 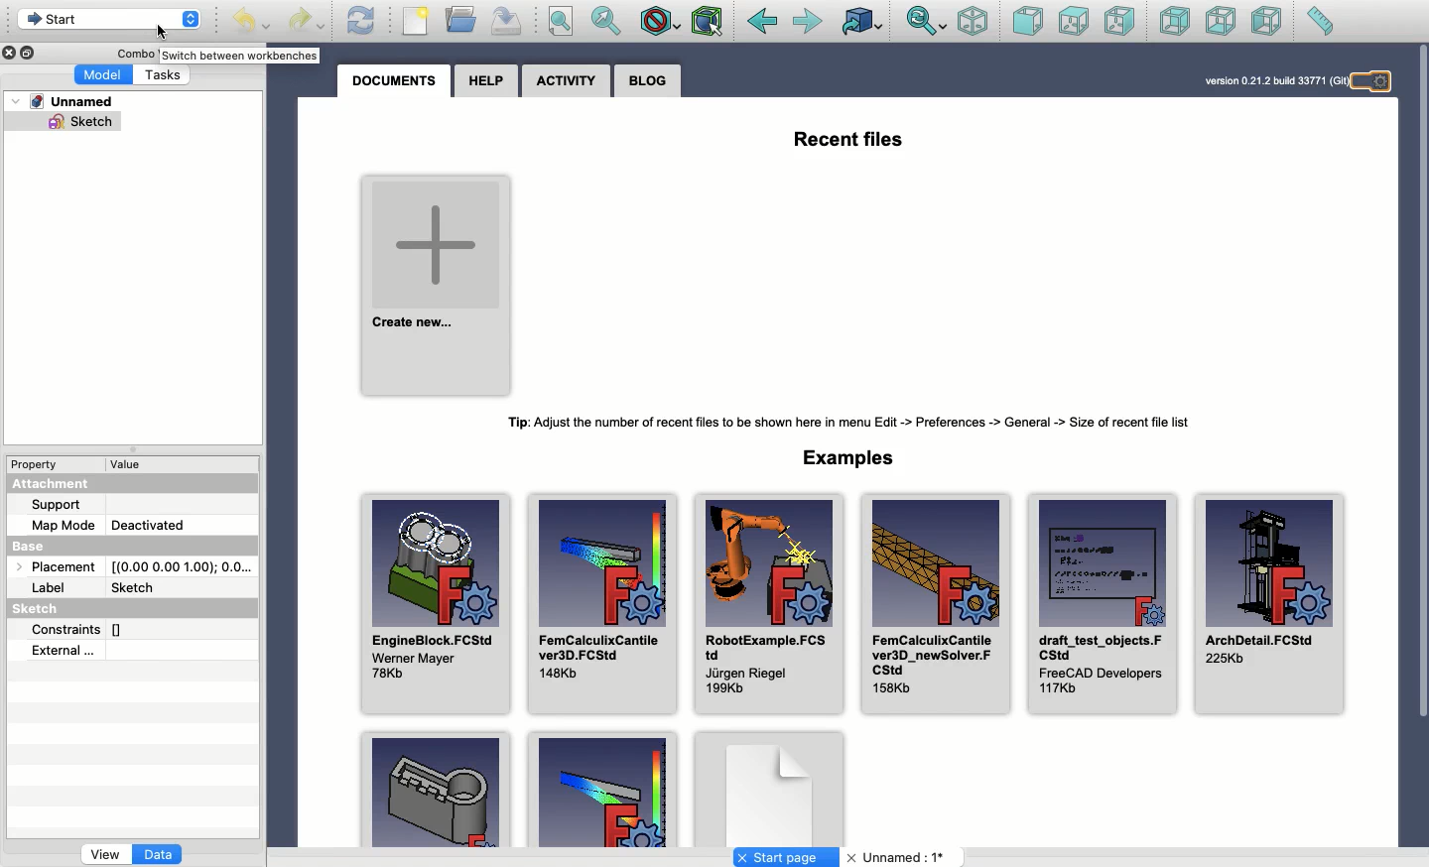 I want to click on View, so click(x=105, y=856).